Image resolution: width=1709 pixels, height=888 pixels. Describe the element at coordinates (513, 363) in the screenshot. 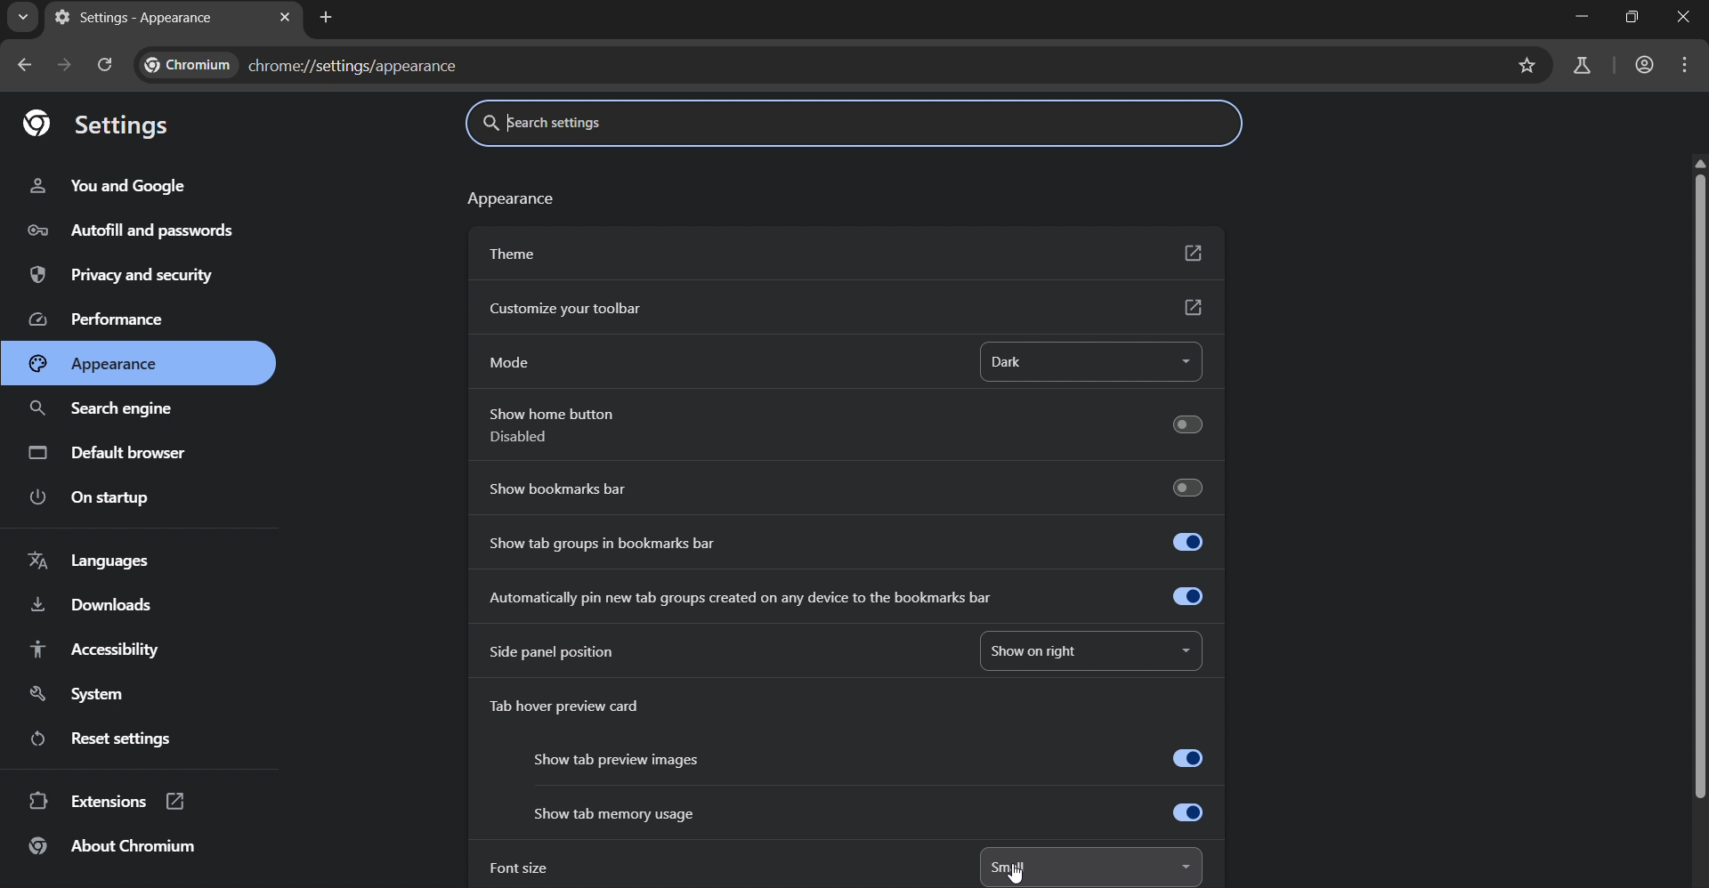

I see `mode` at that location.